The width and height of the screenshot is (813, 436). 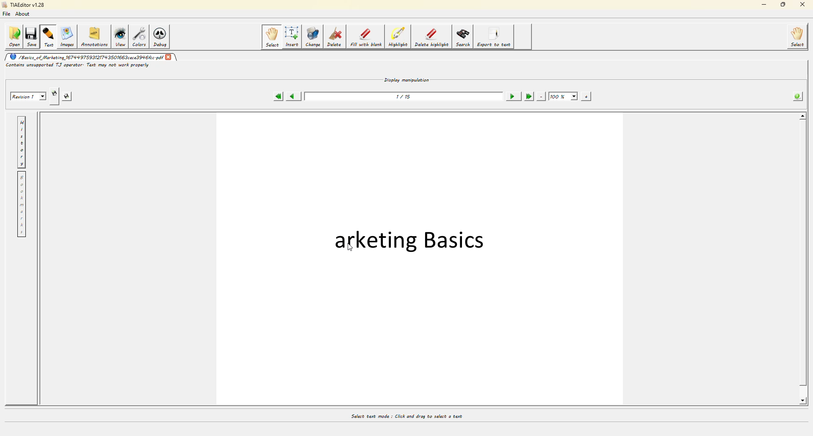 I want to click on creates new revisio, so click(x=55, y=91).